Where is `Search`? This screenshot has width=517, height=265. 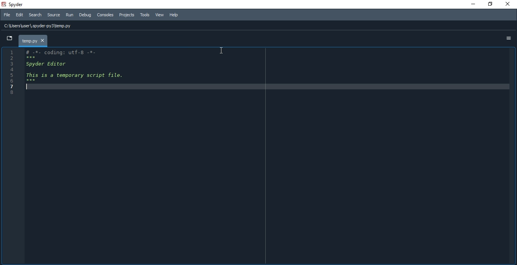 Search is located at coordinates (35, 15).